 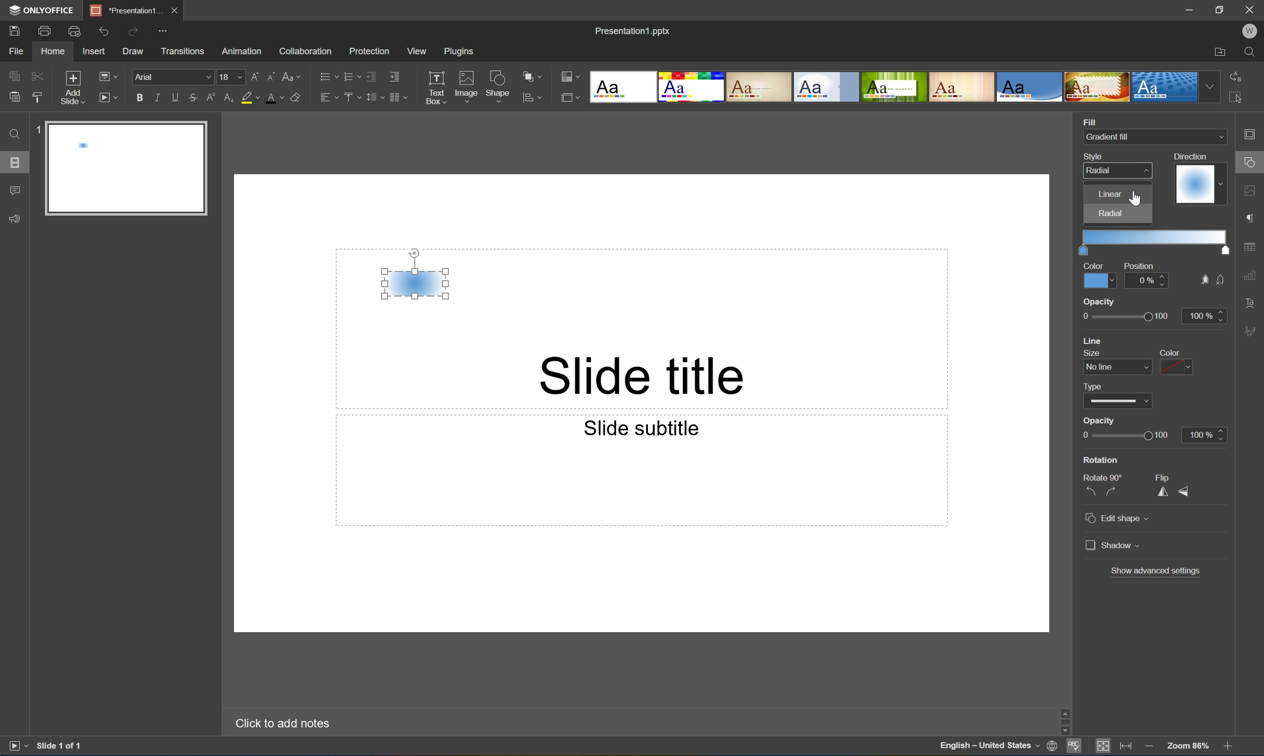 I want to click on Show advanced settings, so click(x=1156, y=570).